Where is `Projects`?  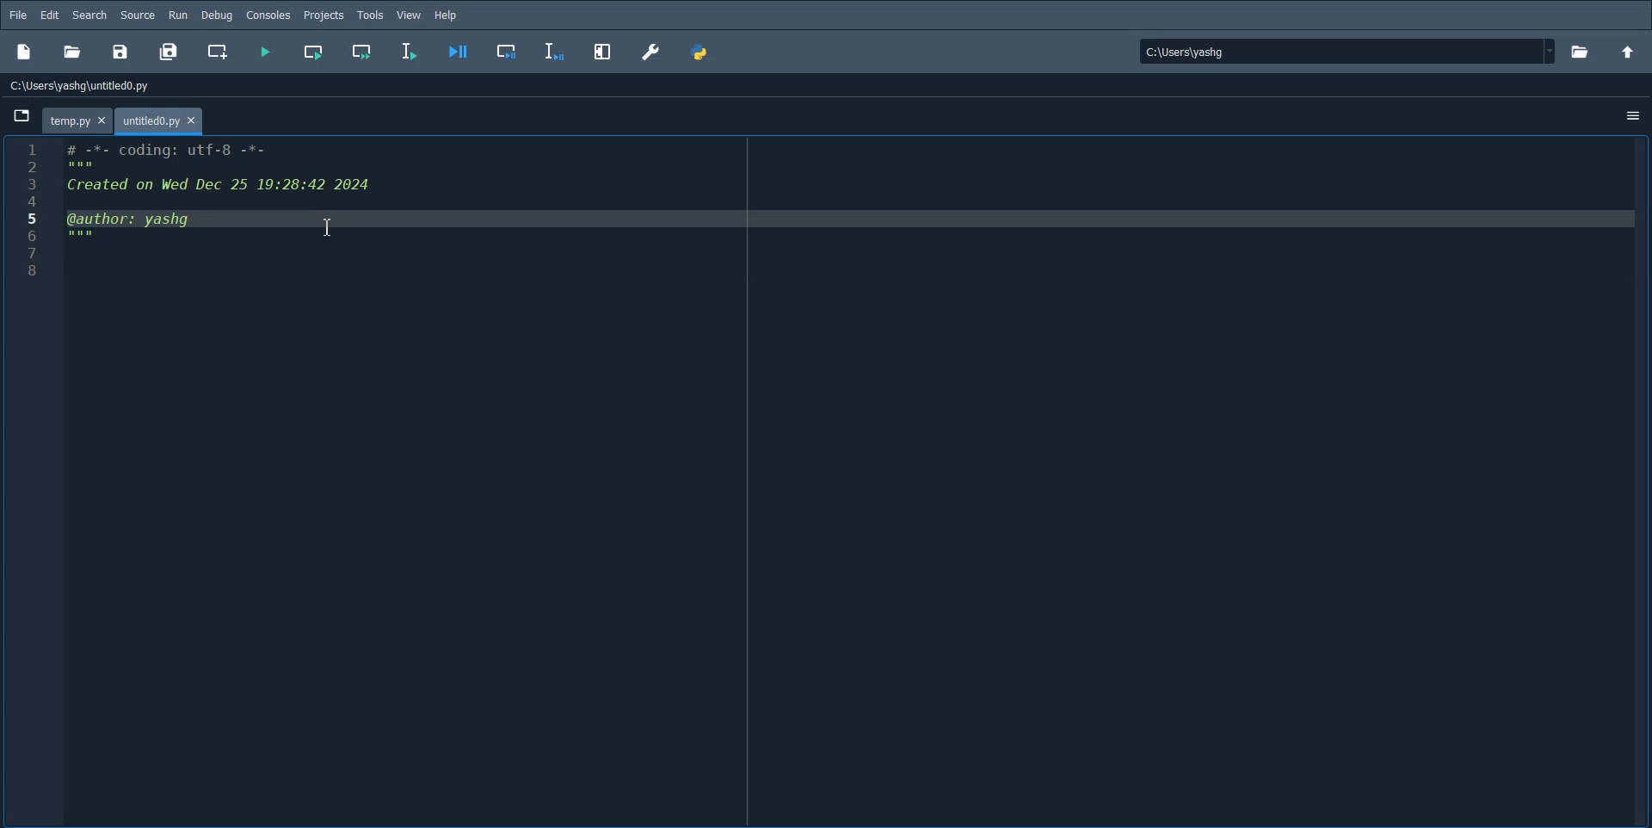 Projects is located at coordinates (324, 15).